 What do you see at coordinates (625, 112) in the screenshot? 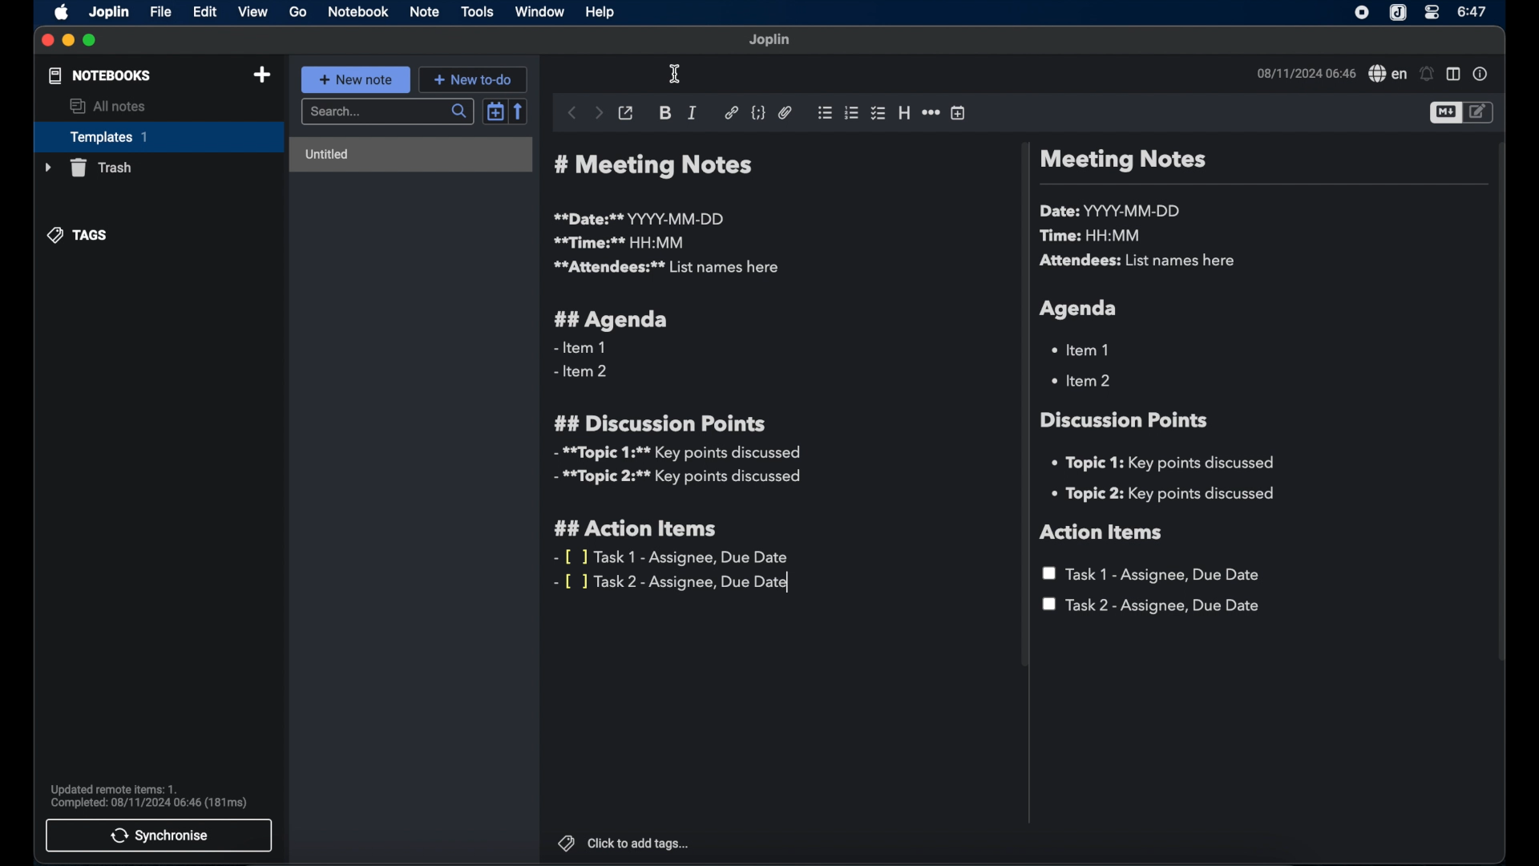
I see `toggle external editing` at bounding box center [625, 112].